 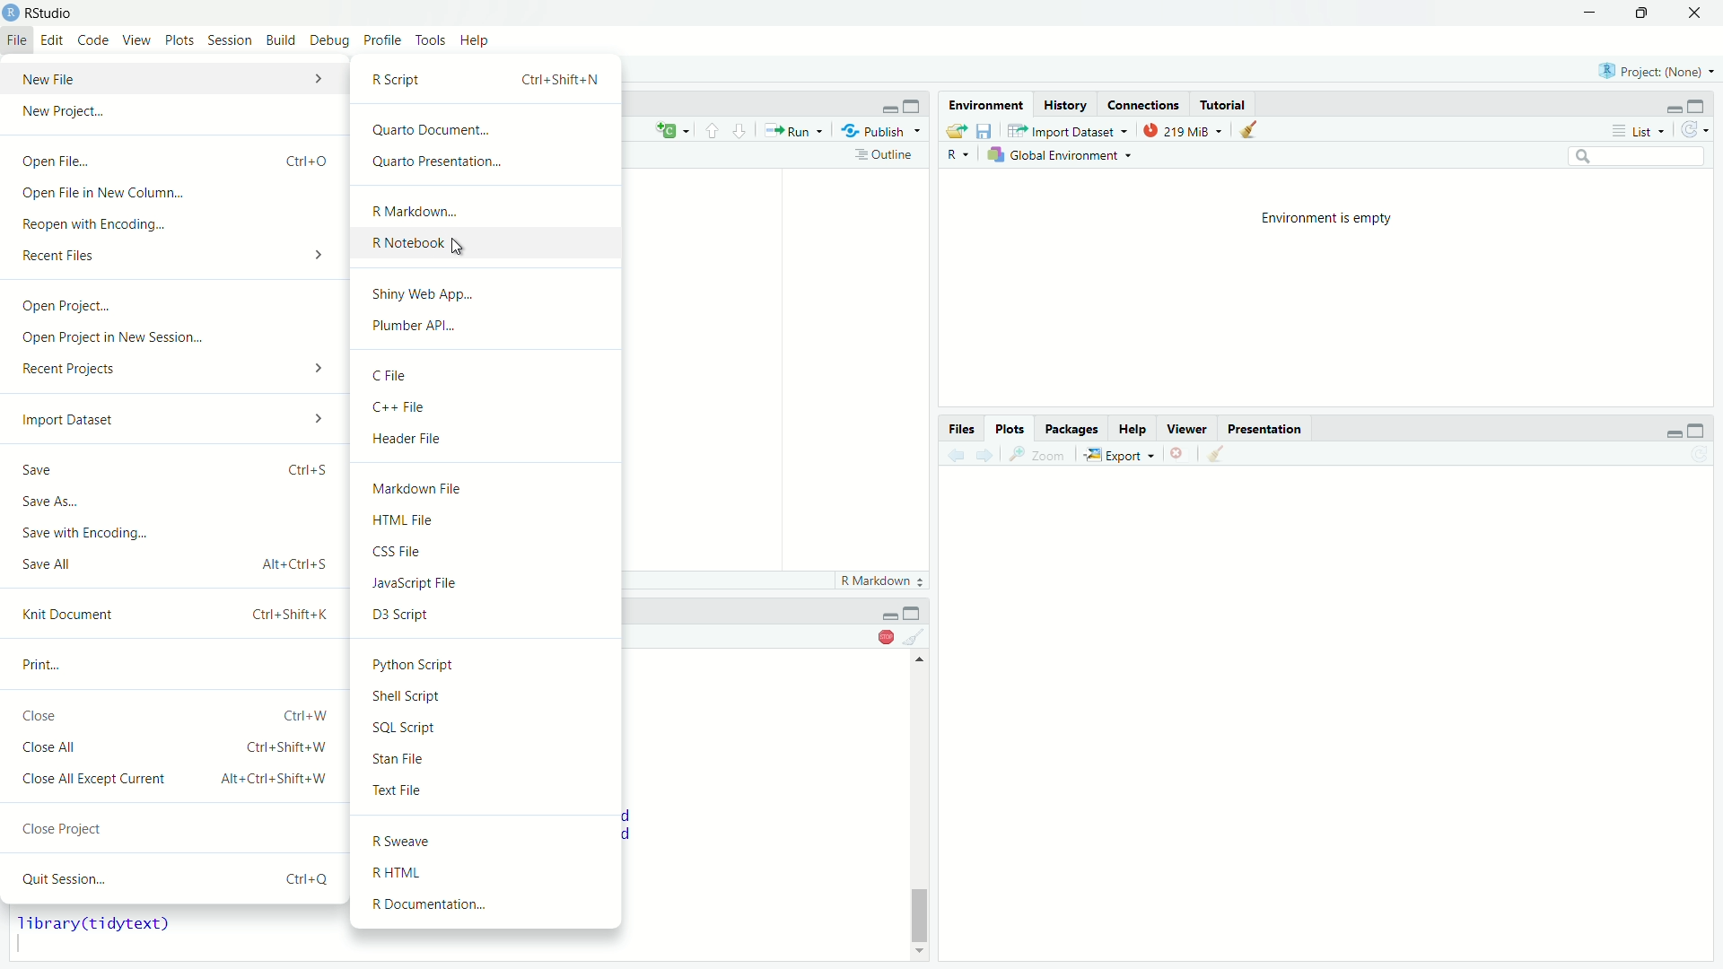 What do you see at coordinates (987, 132) in the screenshot?
I see `save workspace as` at bounding box center [987, 132].